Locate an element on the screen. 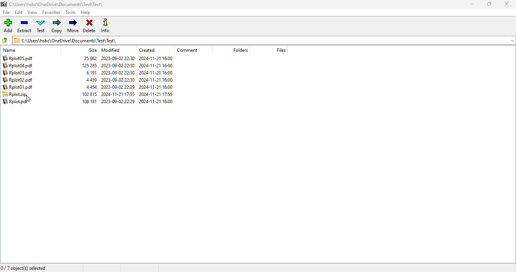 The width and height of the screenshot is (516, 272). file is located at coordinates (6, 12).